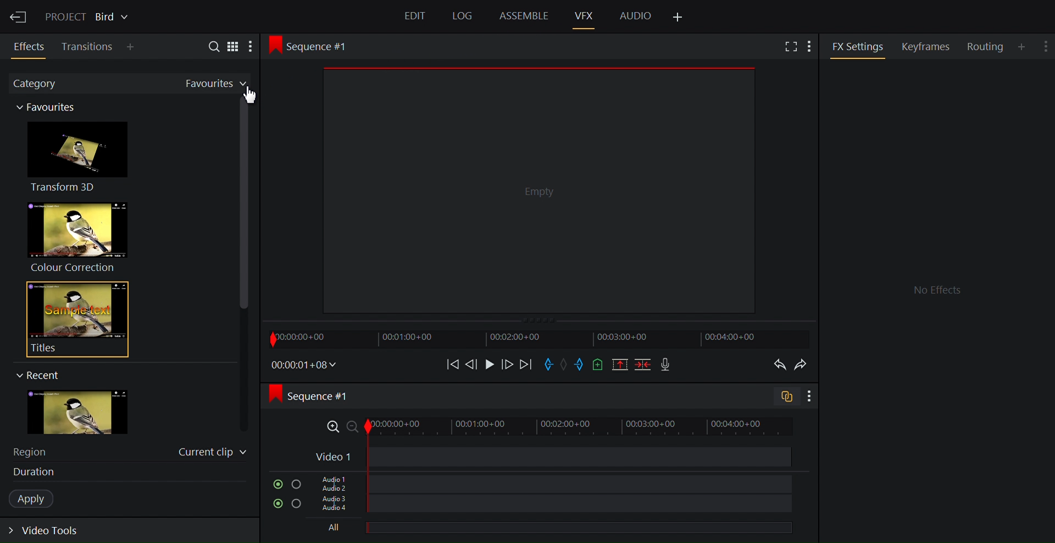 This screenshot has height=543, width=1055. What do you see at coordinates (812, 45) in the screenshot?
I see `Add Panel` at bounding box center [812, 45].